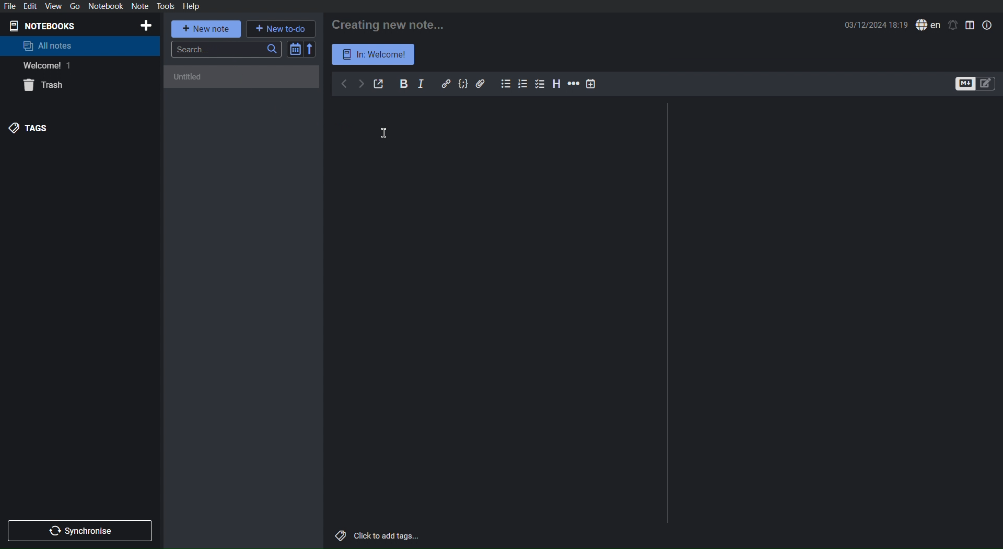  I want to click on In: Welcome!, so click(374, 54).